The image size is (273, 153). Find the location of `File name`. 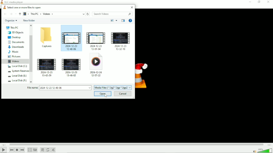

File name is located at coordinates (59, 88).